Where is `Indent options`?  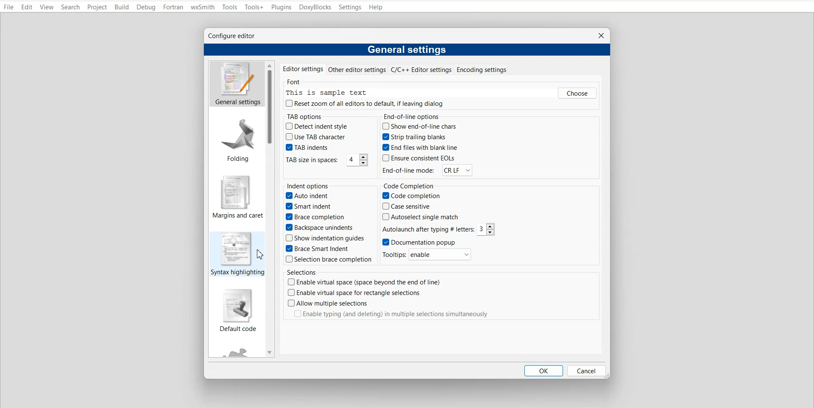 Indent options is located at coordinates (309, 186).